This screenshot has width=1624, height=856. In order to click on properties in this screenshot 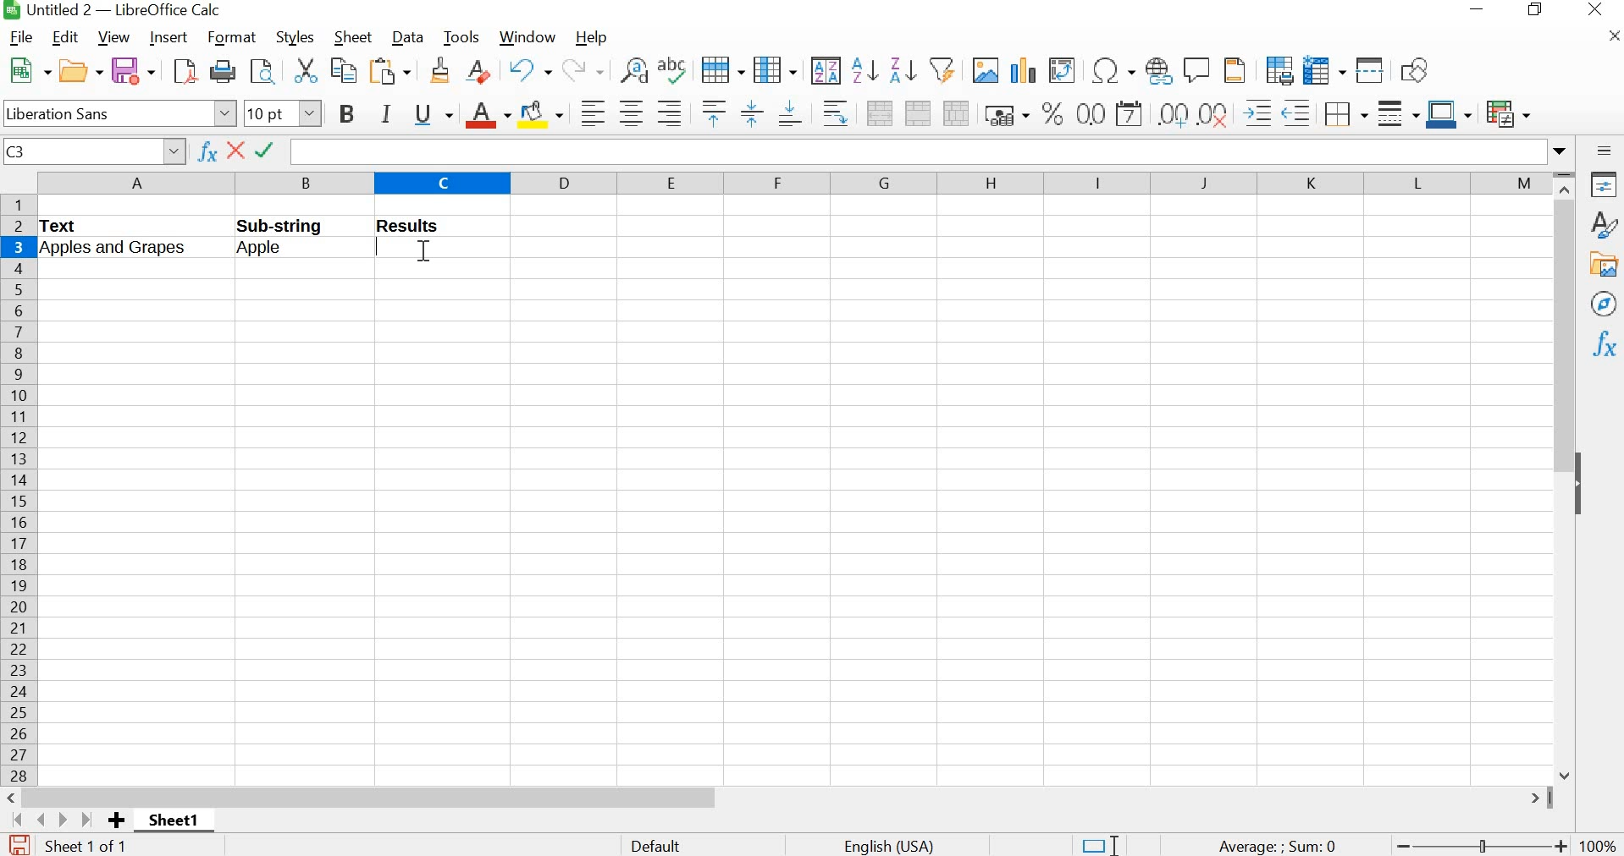, I will do `click(1602, 183)`.